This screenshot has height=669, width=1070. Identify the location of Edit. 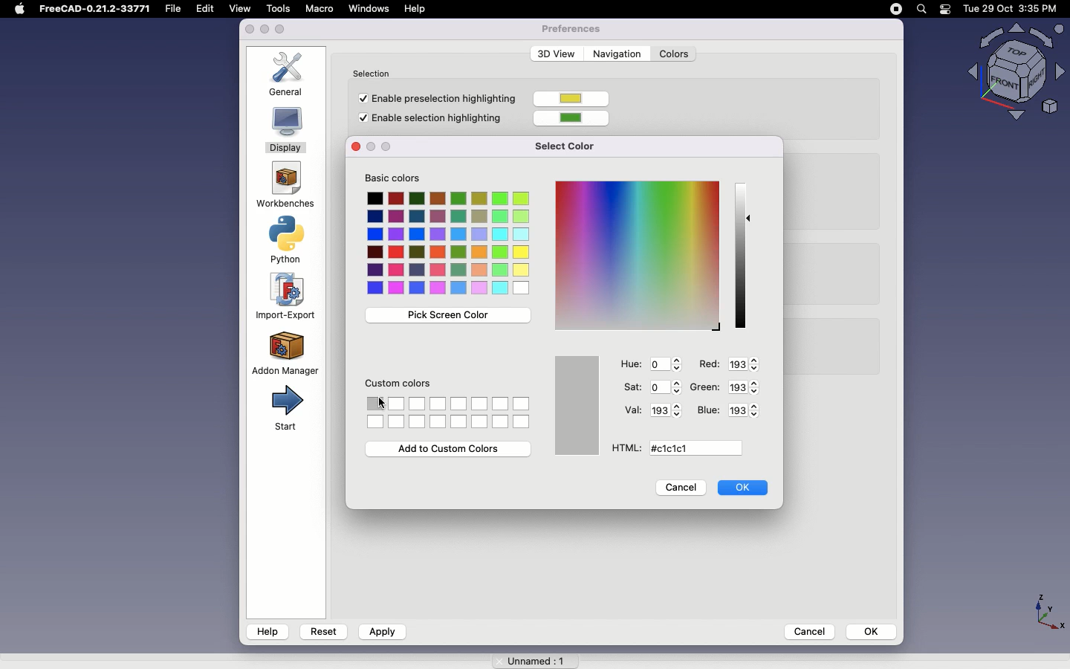
(209, 9).